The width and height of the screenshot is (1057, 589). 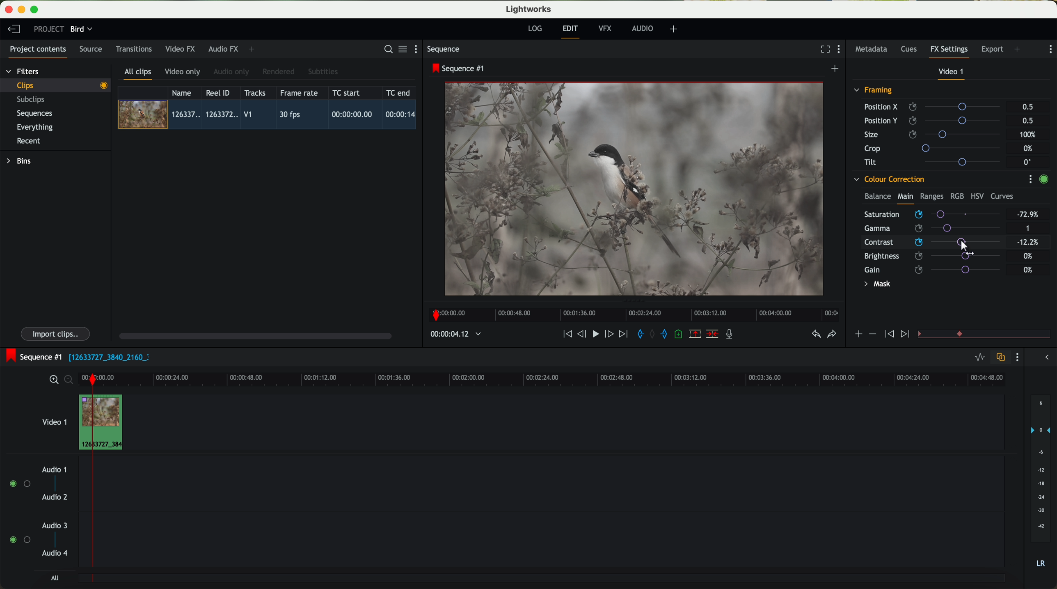 I want to click on tilt, so click(x=936, y=162).